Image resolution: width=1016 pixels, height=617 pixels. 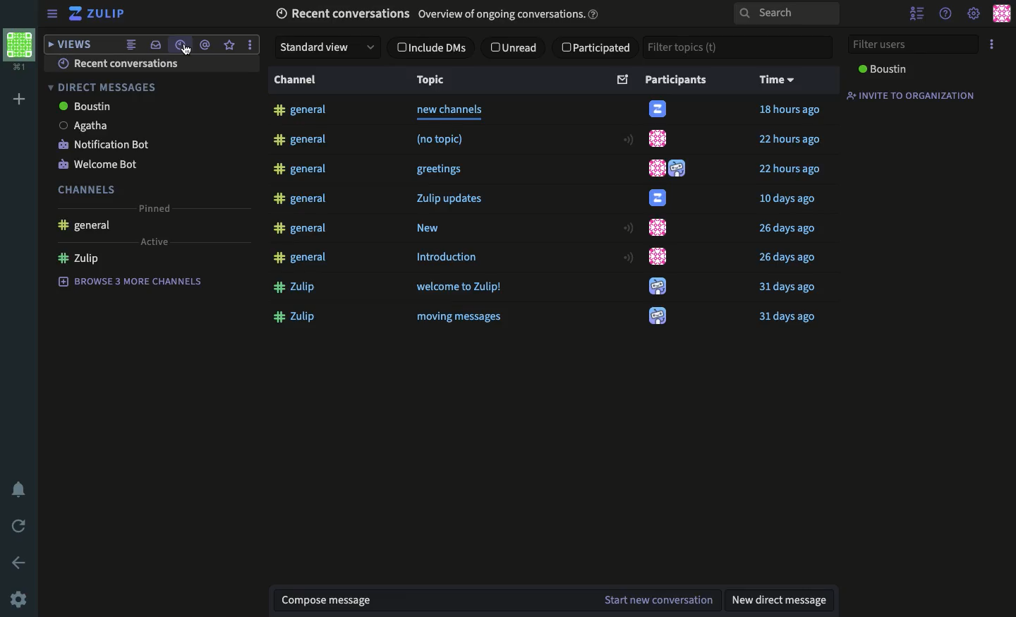 I want to click on 22 hours ago, so click(x=792, y=141).